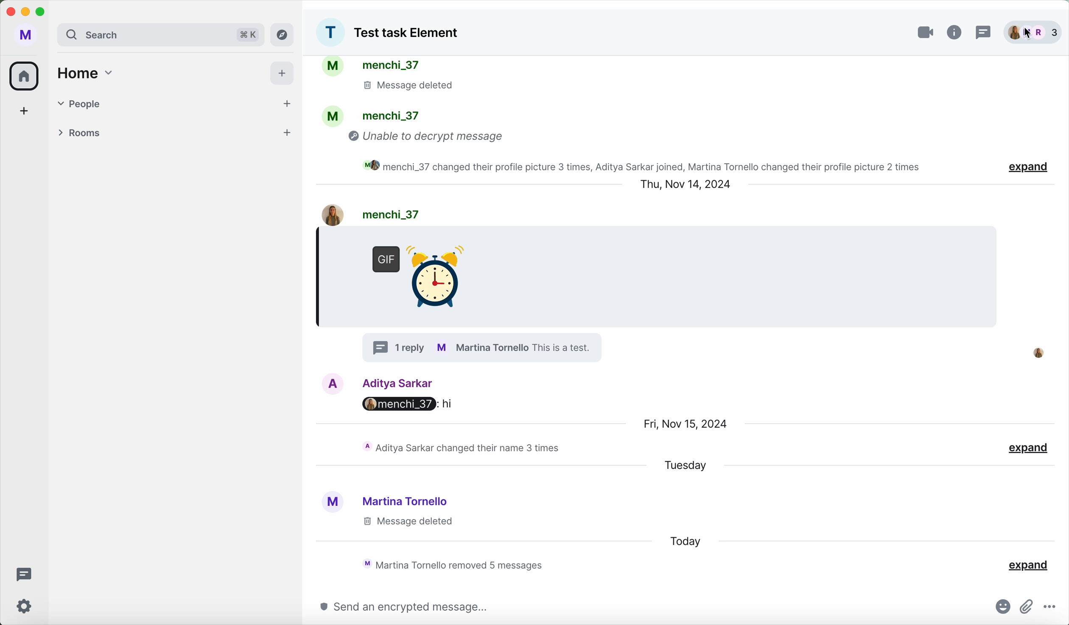 The width and height of the screenshot is (1069, 625). What do you see at coordinates (160, 102) in the screenshot?
I see `people` at bounding box center [160, 102].